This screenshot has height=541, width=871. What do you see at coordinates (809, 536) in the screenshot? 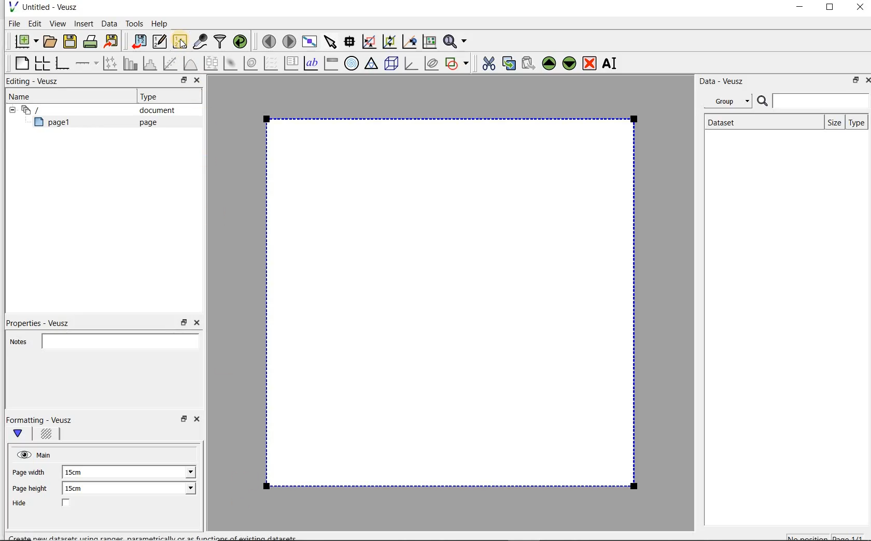
I see `No position` at bounding box center [809, 536].